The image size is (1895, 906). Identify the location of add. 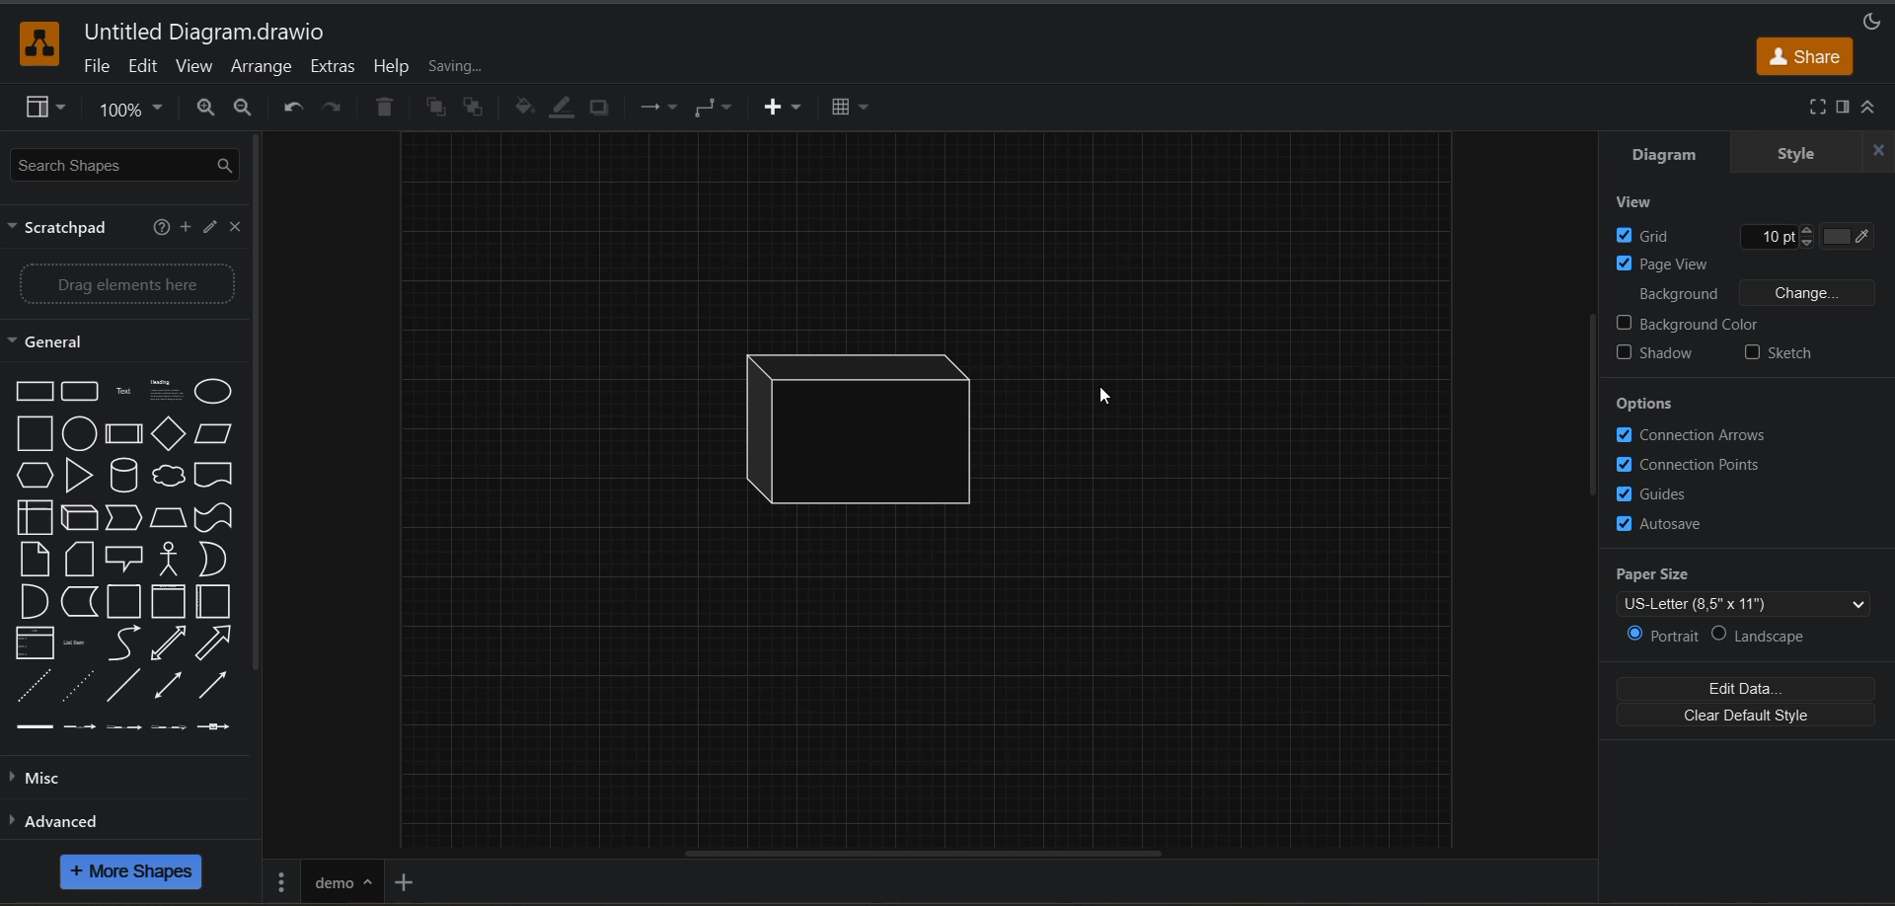
(183, 227).